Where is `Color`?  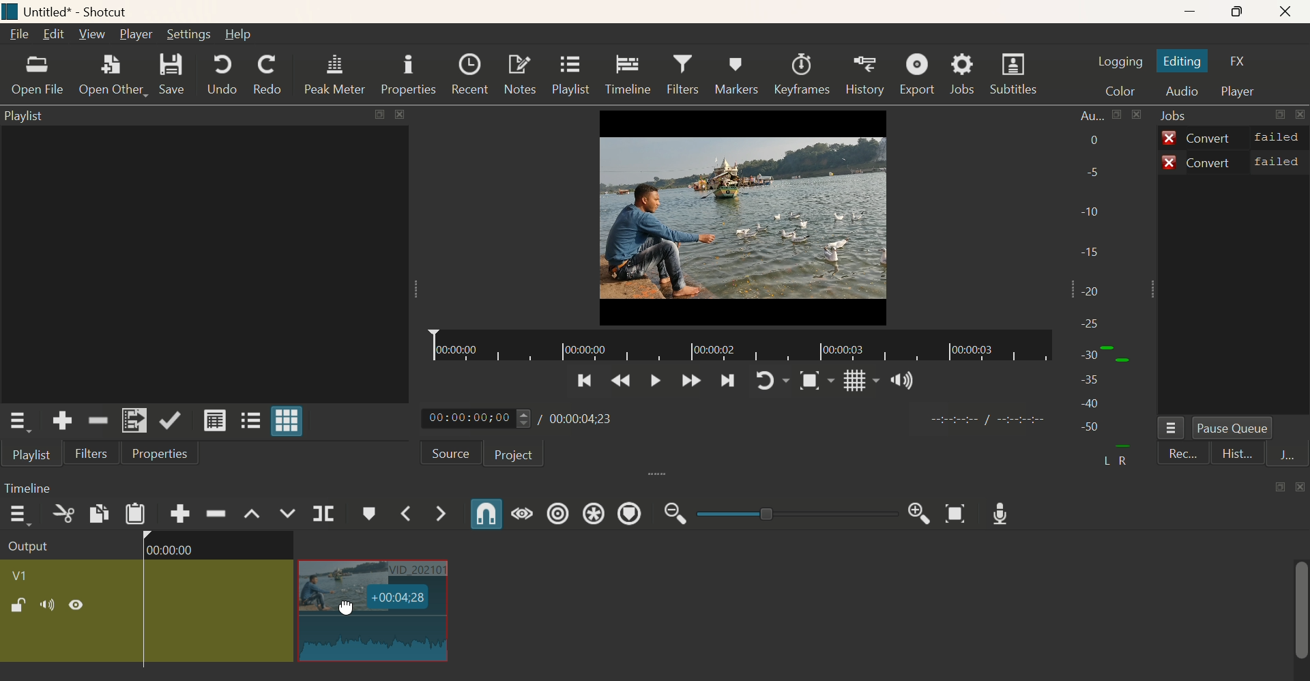
Color is located at coordinates (1118, 89).